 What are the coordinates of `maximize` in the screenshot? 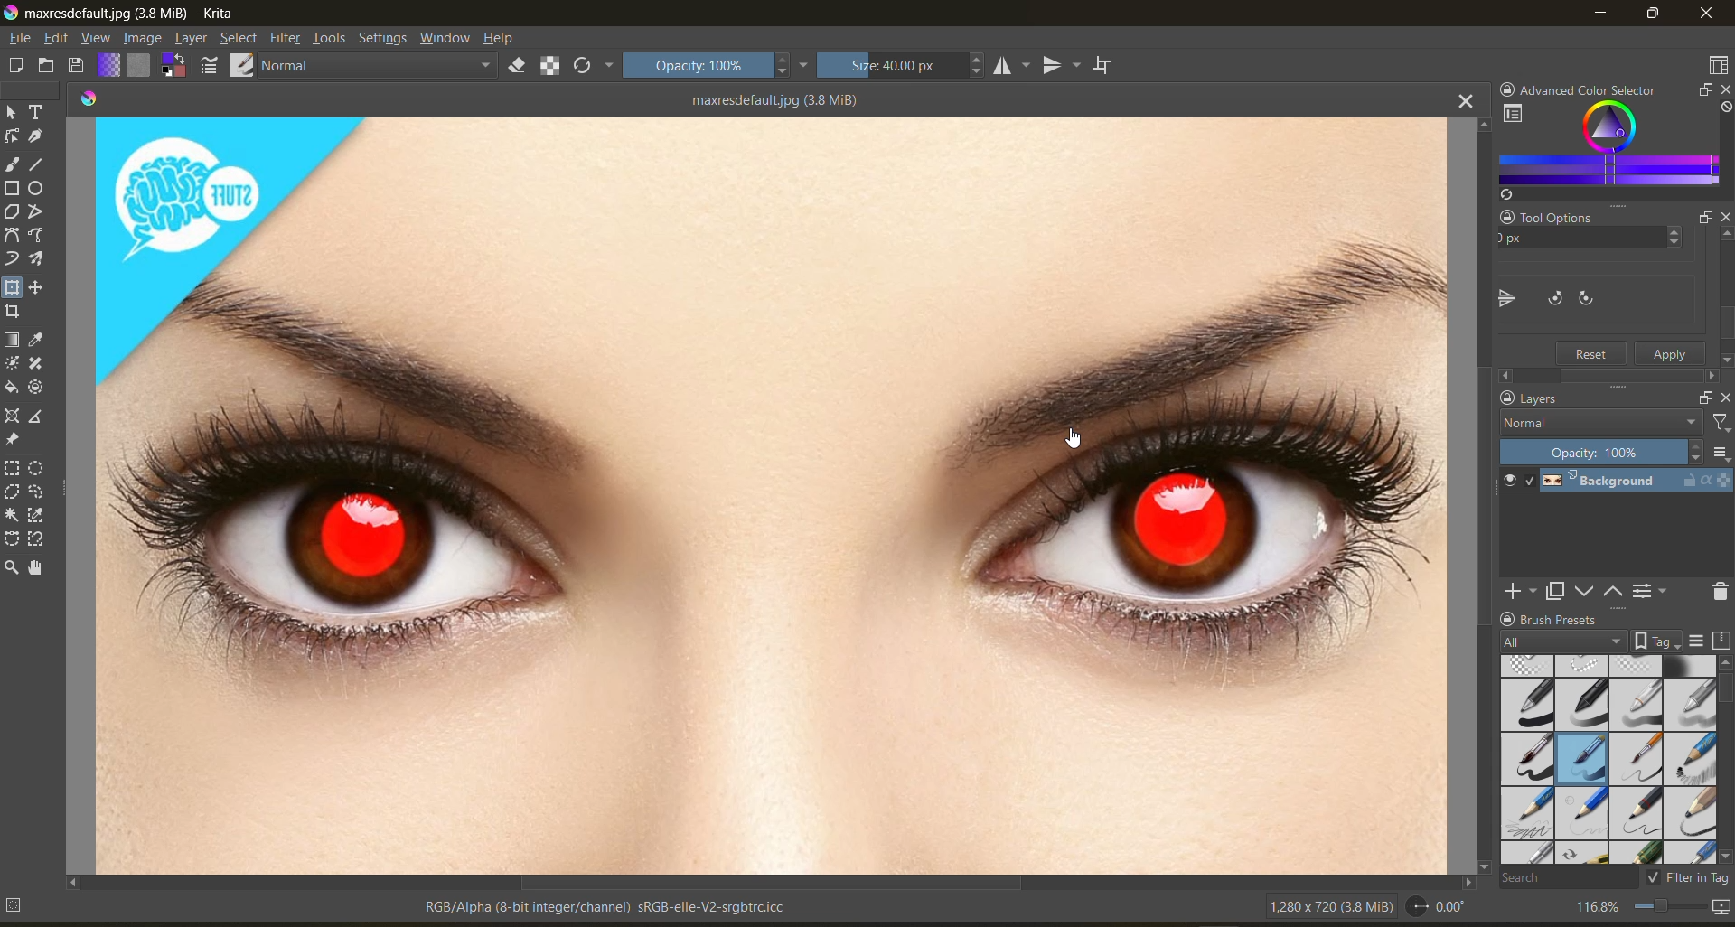 It's located at (1656, 15).